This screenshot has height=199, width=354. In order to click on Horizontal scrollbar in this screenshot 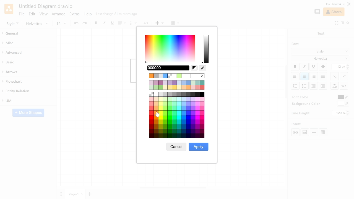, I will do `click(173, 187)`.